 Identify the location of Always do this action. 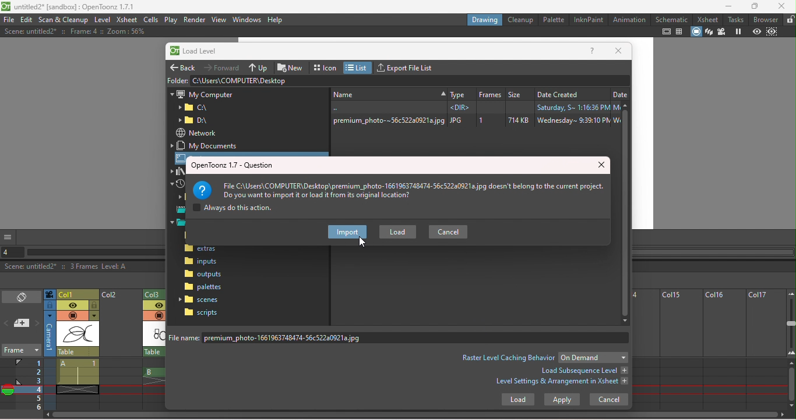
(233, 209).